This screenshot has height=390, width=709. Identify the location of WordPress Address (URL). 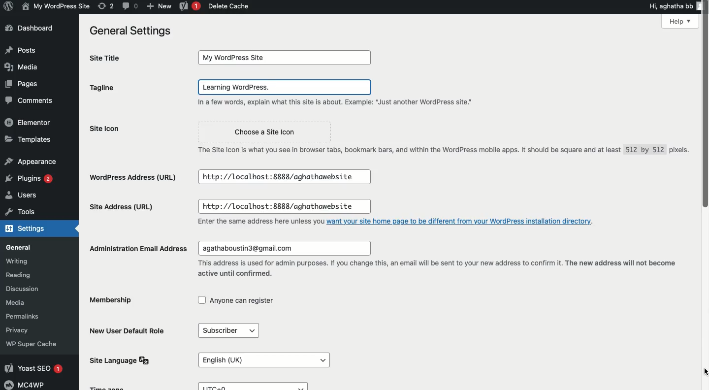
(135, 177).